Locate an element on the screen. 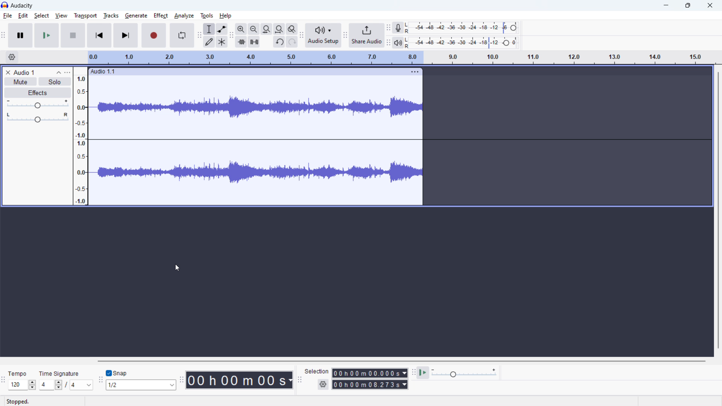  selection tool is located at coordinates (209, 29).